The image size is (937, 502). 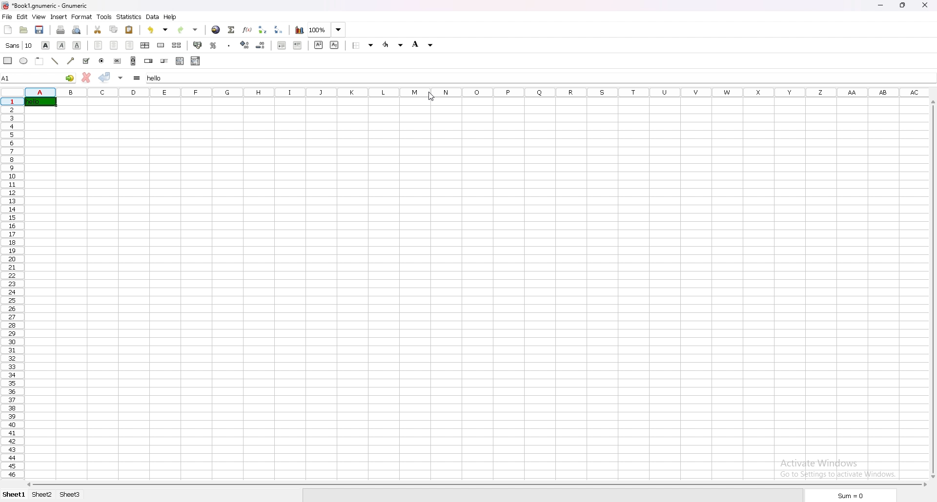 I want to click on subscript, so click(x=334, y=45).